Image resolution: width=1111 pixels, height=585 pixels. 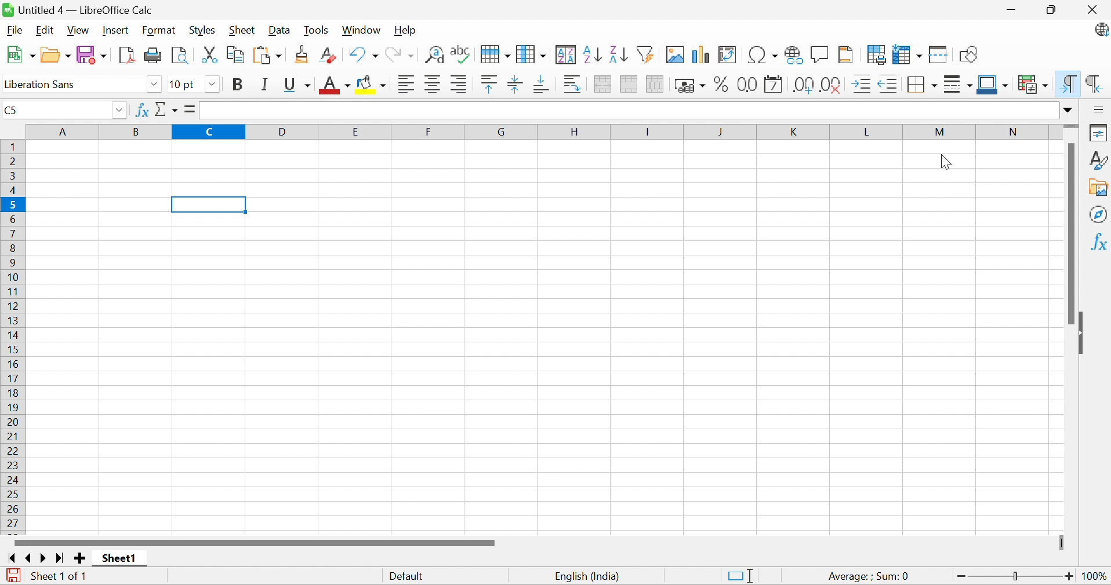 I want to click on Clear direct formatting, so click(x=327, y=56).